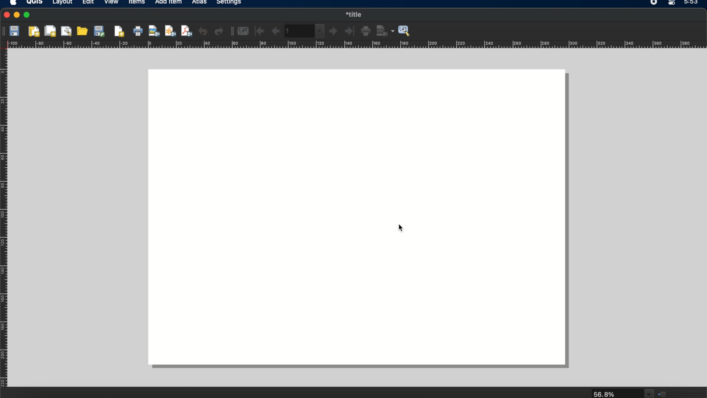 This screenshot has height=398, width=707. What do you see at coordinates (112, 3) in the screenshot?
I see `view` at bounding box center [112, 3].